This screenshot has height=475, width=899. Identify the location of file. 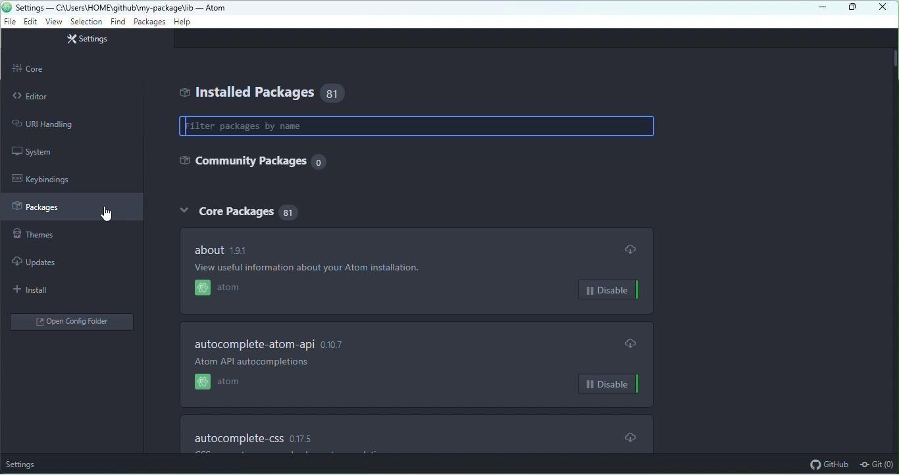
(10, 22).